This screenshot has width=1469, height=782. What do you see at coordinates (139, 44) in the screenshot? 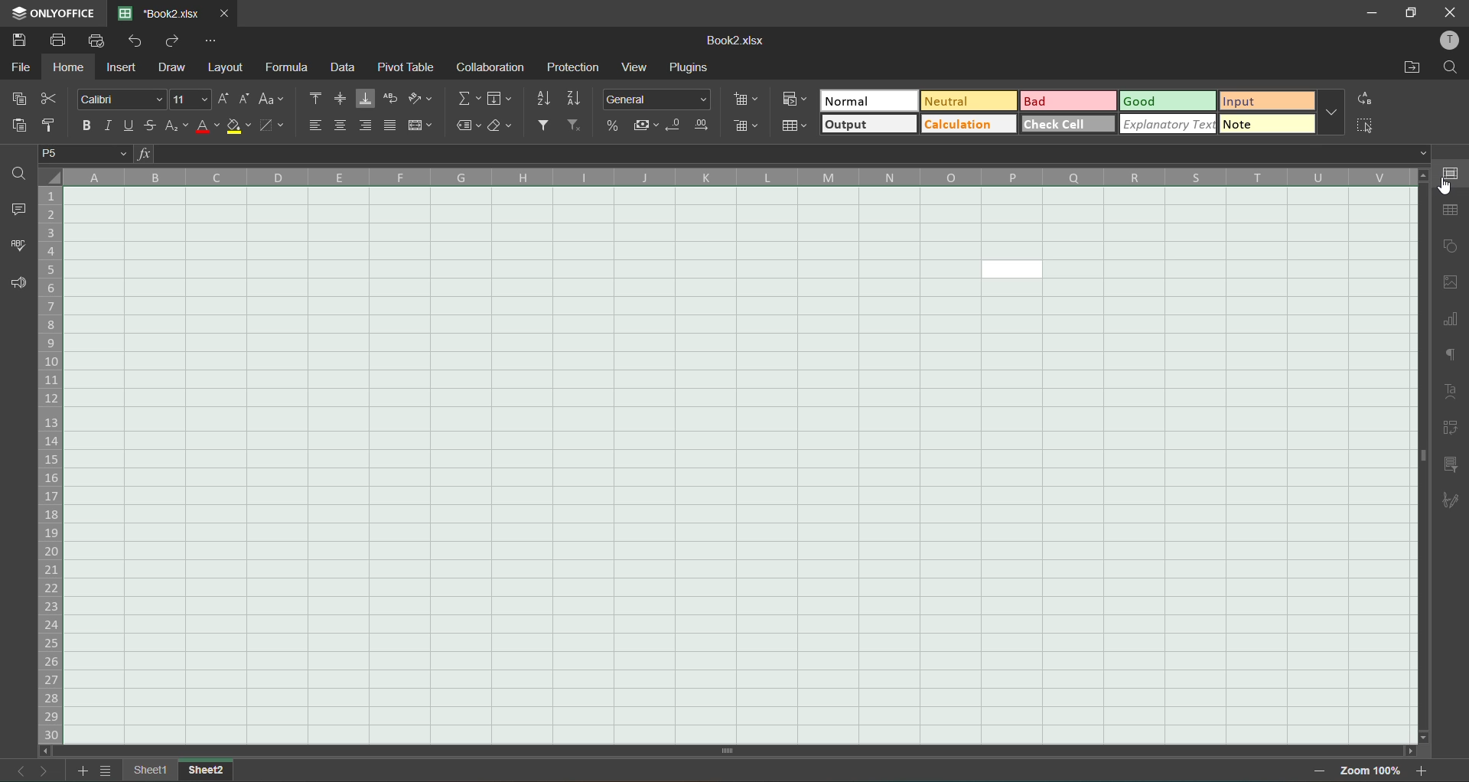
I see `undo` at bounding box center [139, 44].